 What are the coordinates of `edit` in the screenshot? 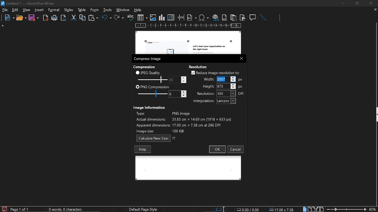 It's located at (15, 10).